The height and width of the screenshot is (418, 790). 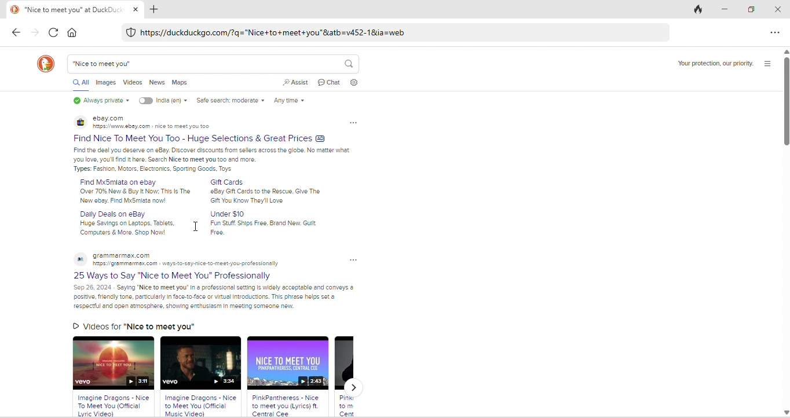 What do you see at coordinates (103, 64) in the screenshot?
I see `Nice to meet you"` at bounding box center [103, 64].